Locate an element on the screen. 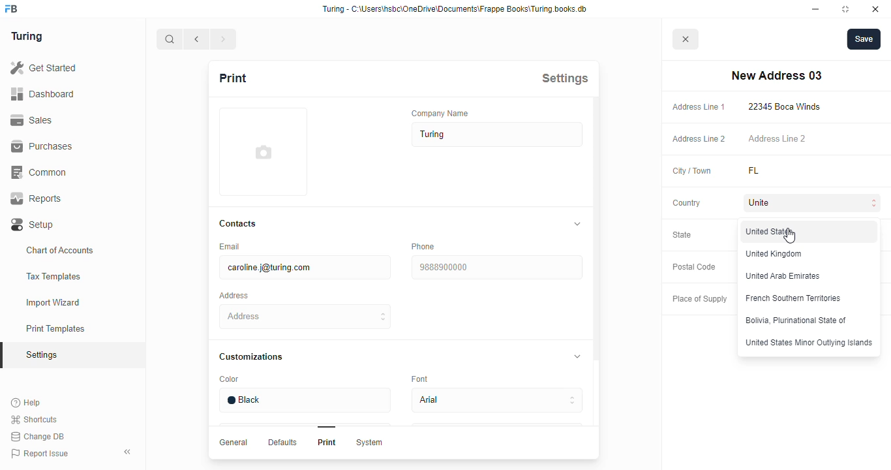 The width and height of the screenshot is (891, 470). General is located at coordinates (234, 442).